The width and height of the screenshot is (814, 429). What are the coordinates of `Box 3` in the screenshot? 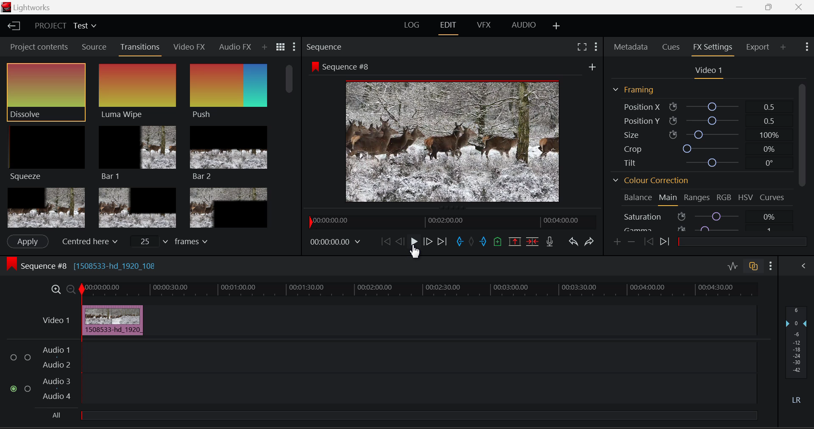 It's located at (229, 206).